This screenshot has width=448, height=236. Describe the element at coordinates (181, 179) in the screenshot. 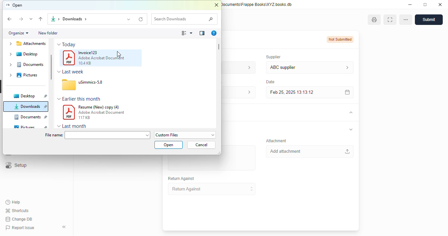

I see `return against` at that location.